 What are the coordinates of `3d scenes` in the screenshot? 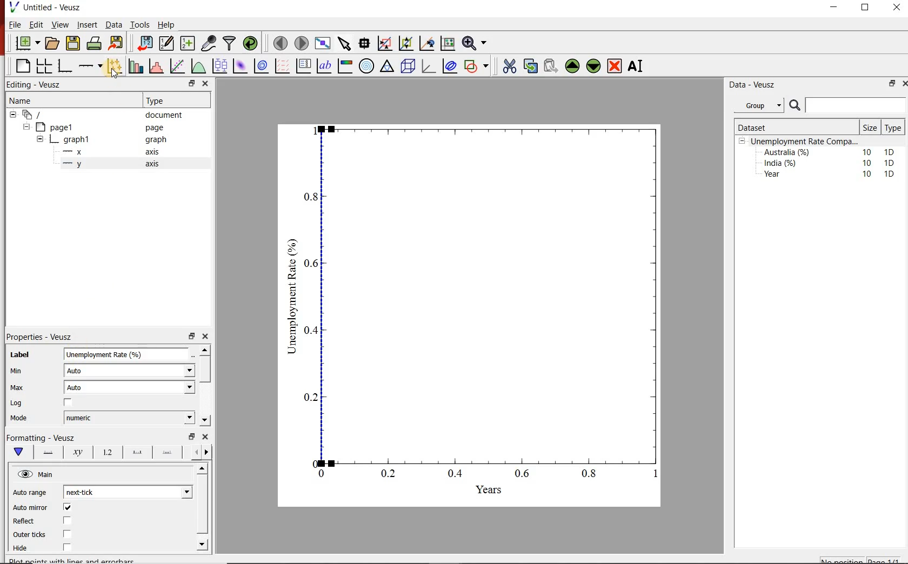 It's located at (406, 65).